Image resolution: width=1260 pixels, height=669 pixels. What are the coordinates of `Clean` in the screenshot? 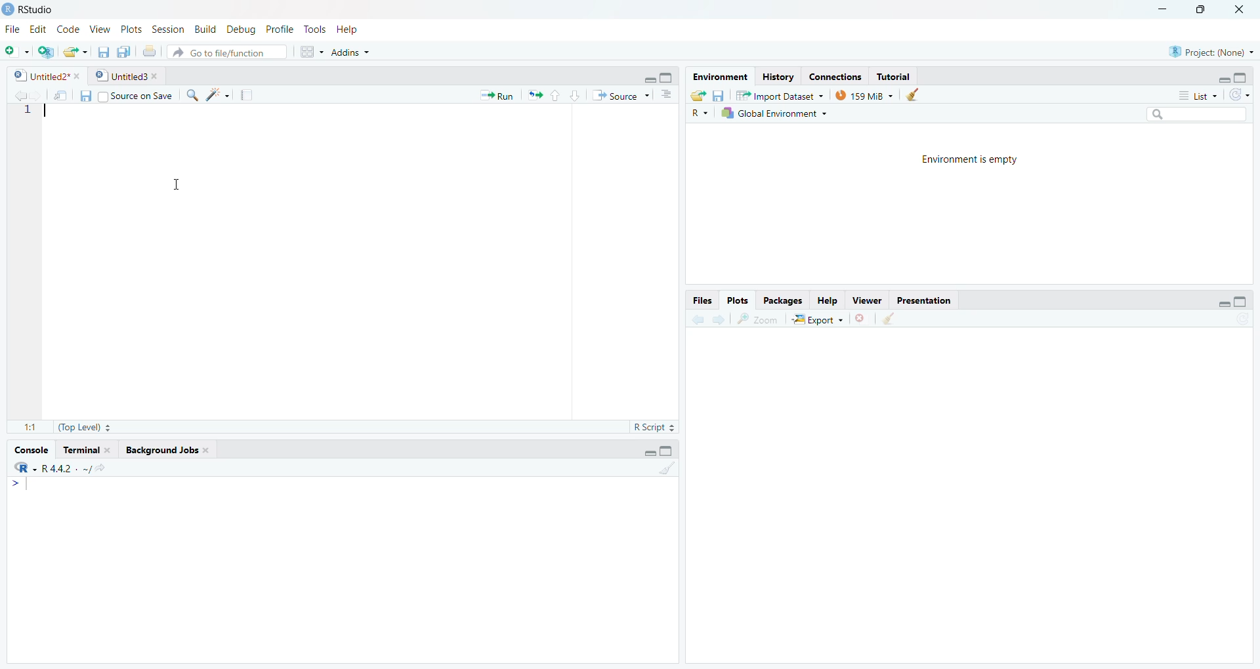 It's located at (889, 319).